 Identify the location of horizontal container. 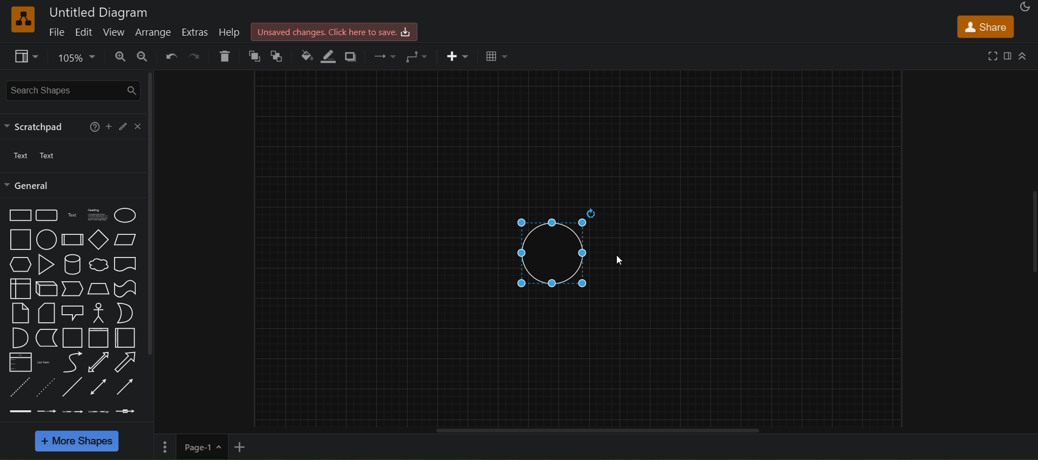
(127, 338).